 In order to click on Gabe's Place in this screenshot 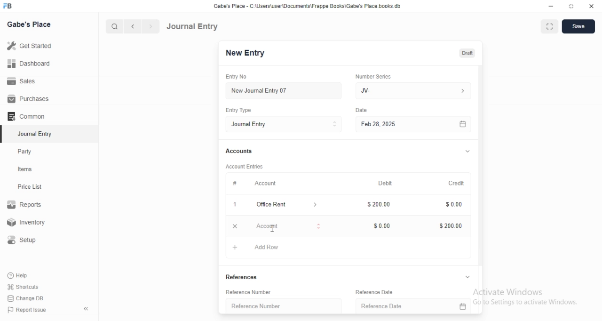, I will do `click(30, 24)`.